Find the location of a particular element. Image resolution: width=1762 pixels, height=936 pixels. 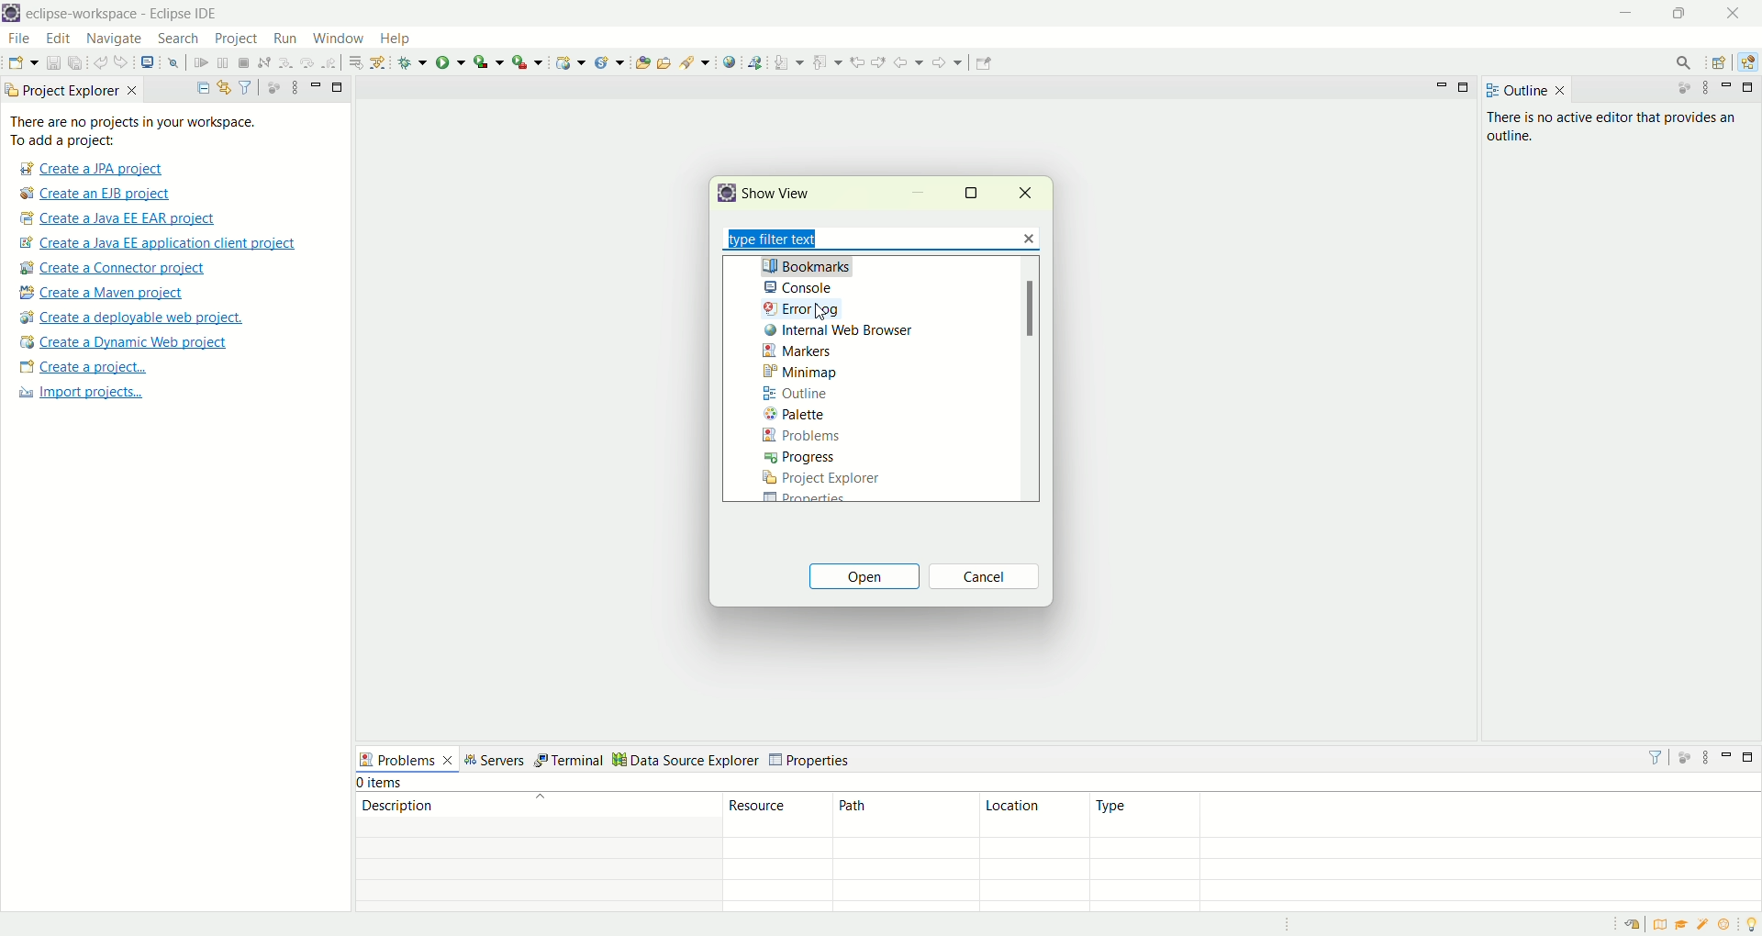

close is located at coordinates (1739, 14).